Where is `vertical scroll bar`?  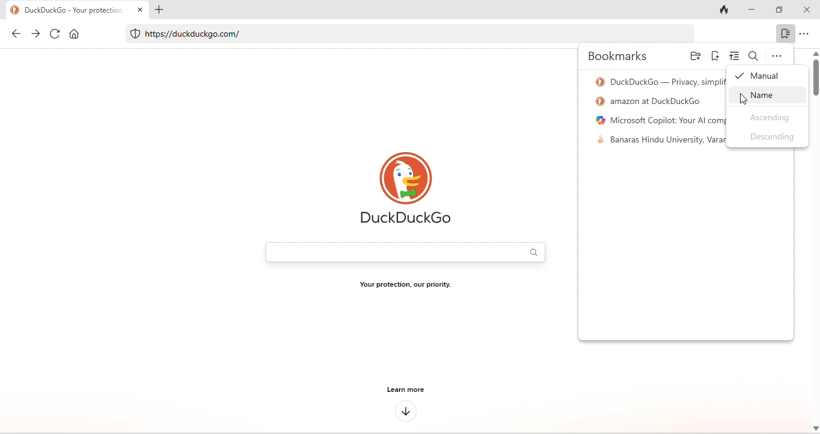 vertical scroll bar is located at coordinates (815, 76).